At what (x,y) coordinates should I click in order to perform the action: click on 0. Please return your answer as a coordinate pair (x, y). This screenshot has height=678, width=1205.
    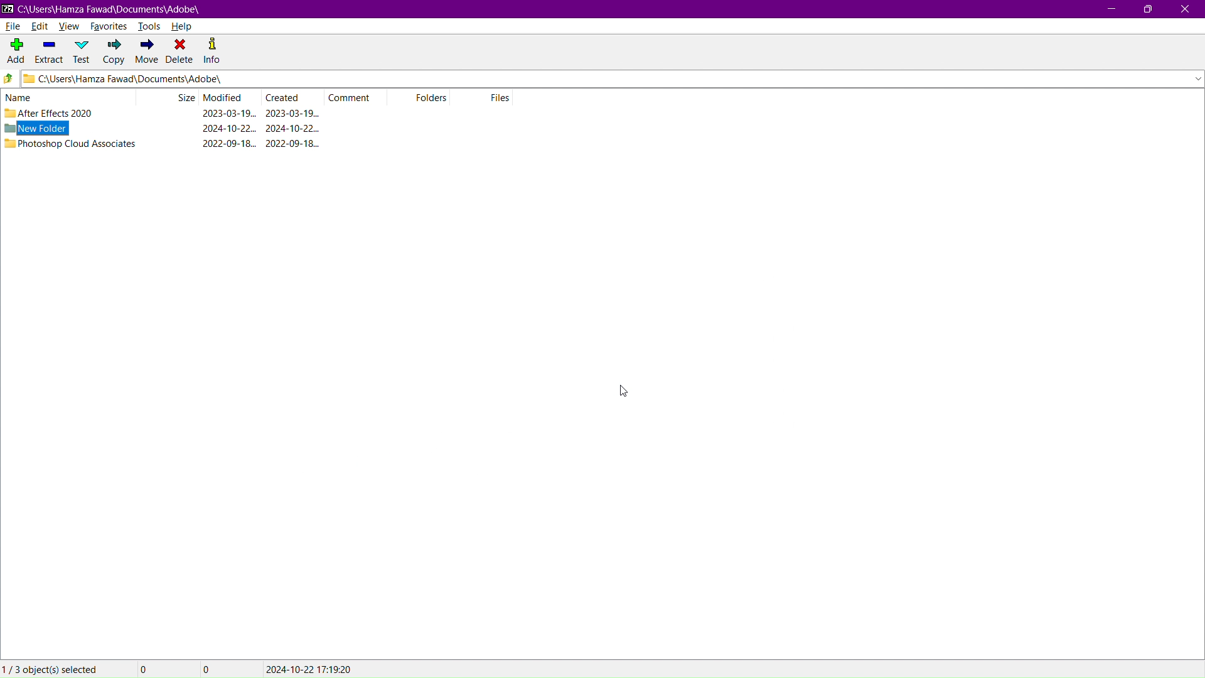
    Looking at the image, I should click on (207, 667).